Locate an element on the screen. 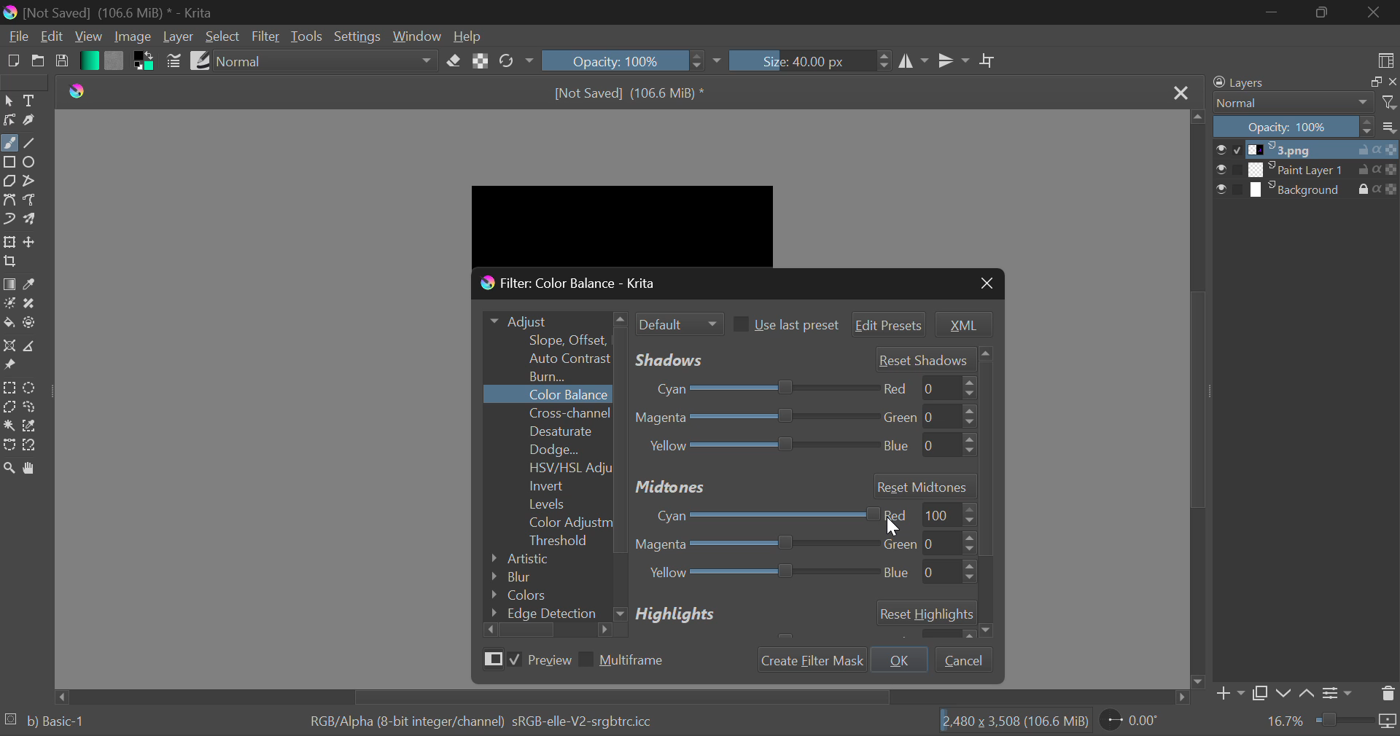 The image size is (1400, 736). Copy Layer is located at coordinates (1264, 693).